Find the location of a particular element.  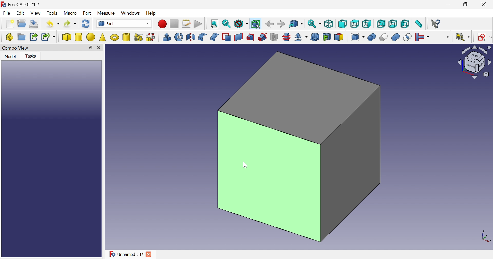

Redo is located at coordinates (71, 24).